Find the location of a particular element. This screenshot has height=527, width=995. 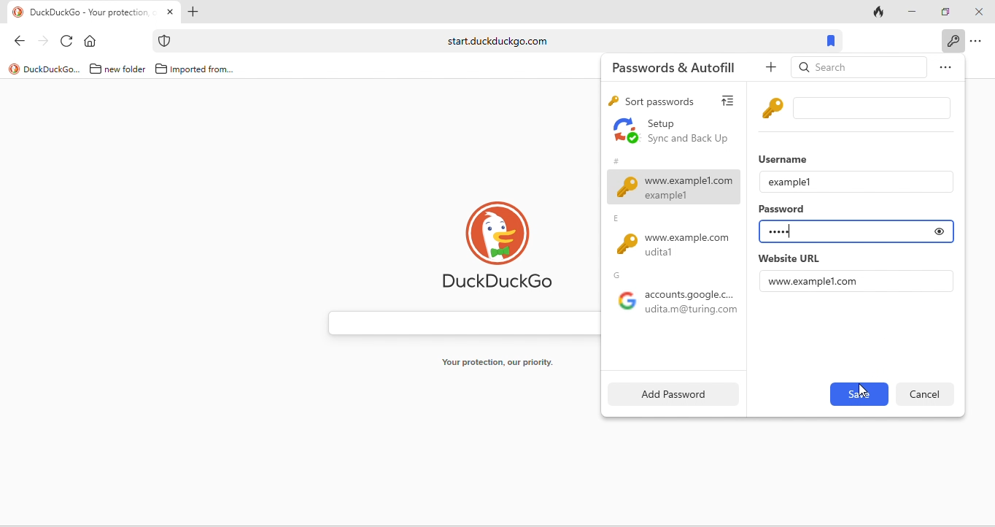

delete is located at coordinates (925, 393).